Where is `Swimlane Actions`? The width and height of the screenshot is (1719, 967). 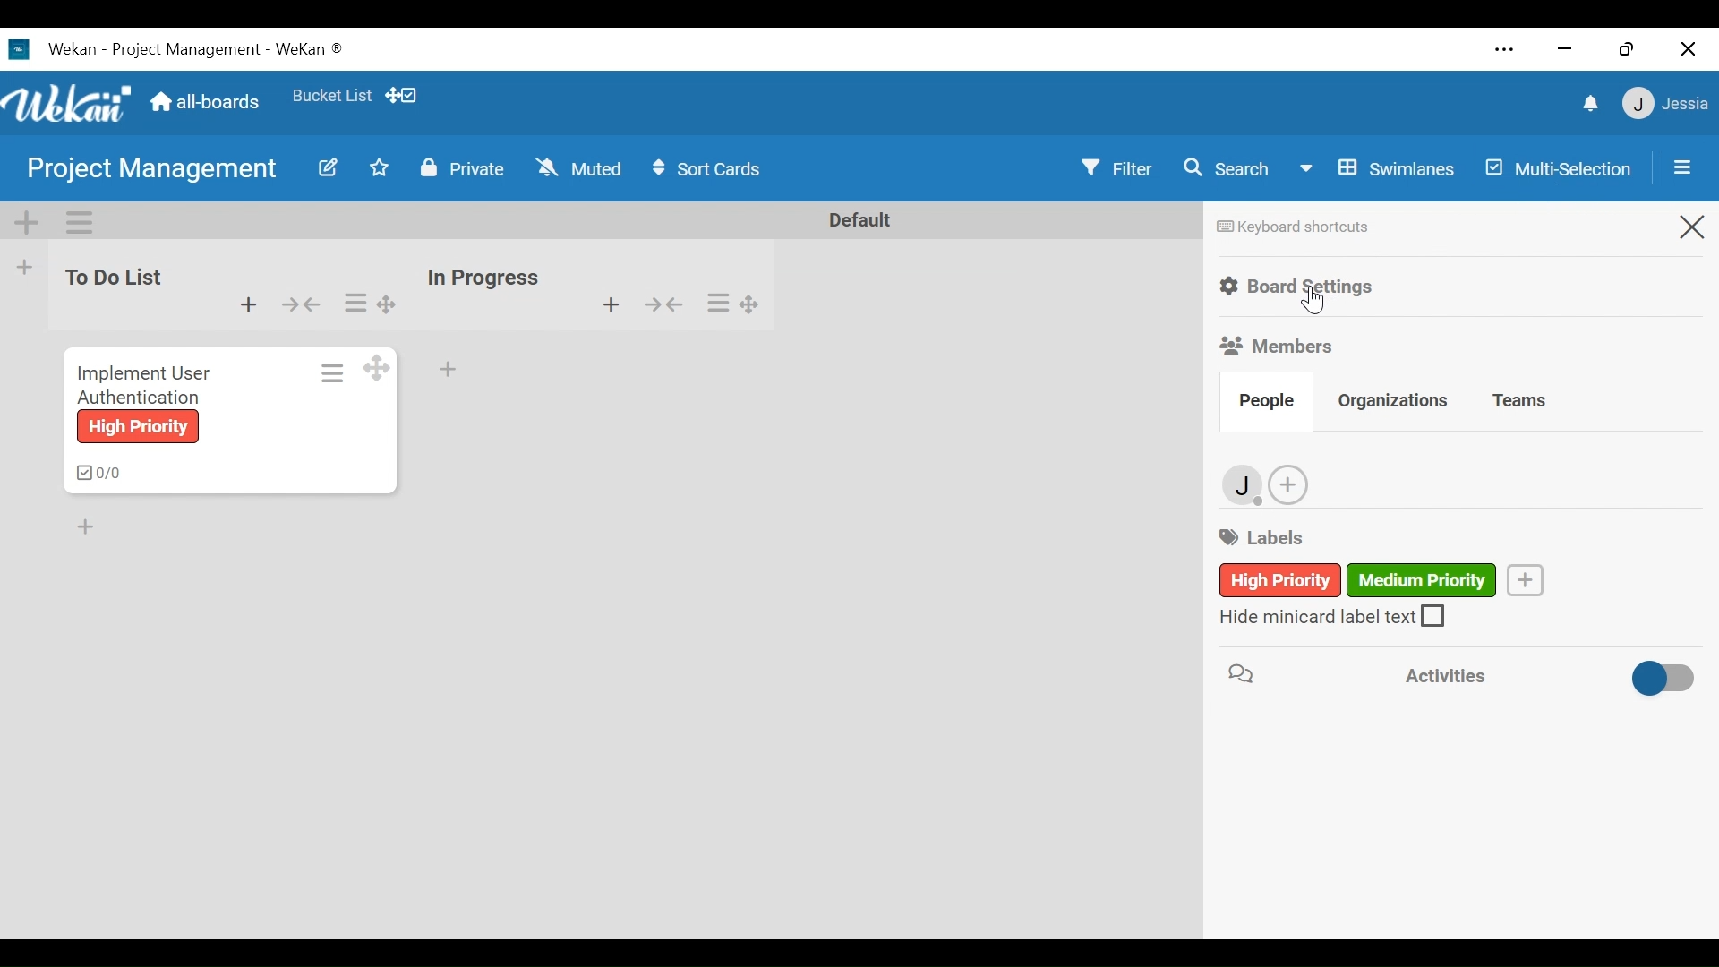 Swimlane Actions is located at coordinates (74, 222).